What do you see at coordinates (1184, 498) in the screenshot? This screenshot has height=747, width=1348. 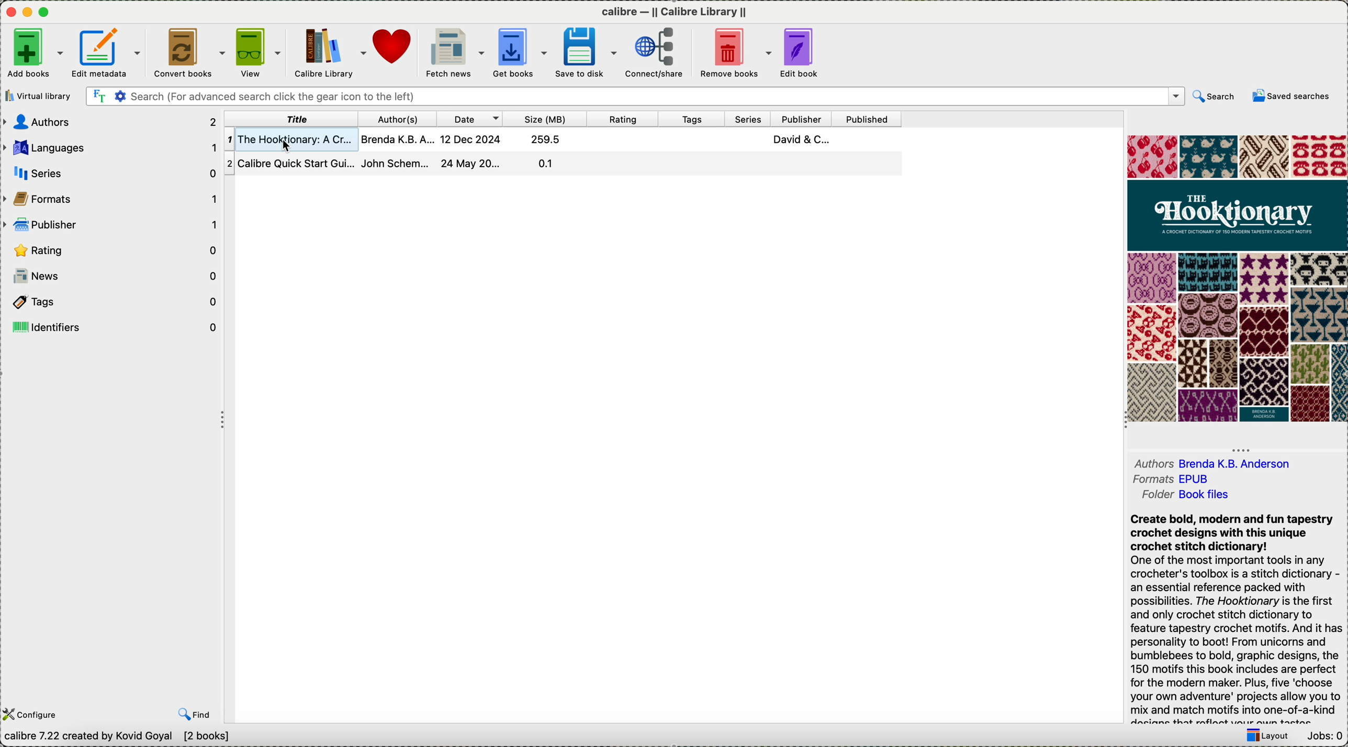 I see `folder` at bounding box center [1184, 498].